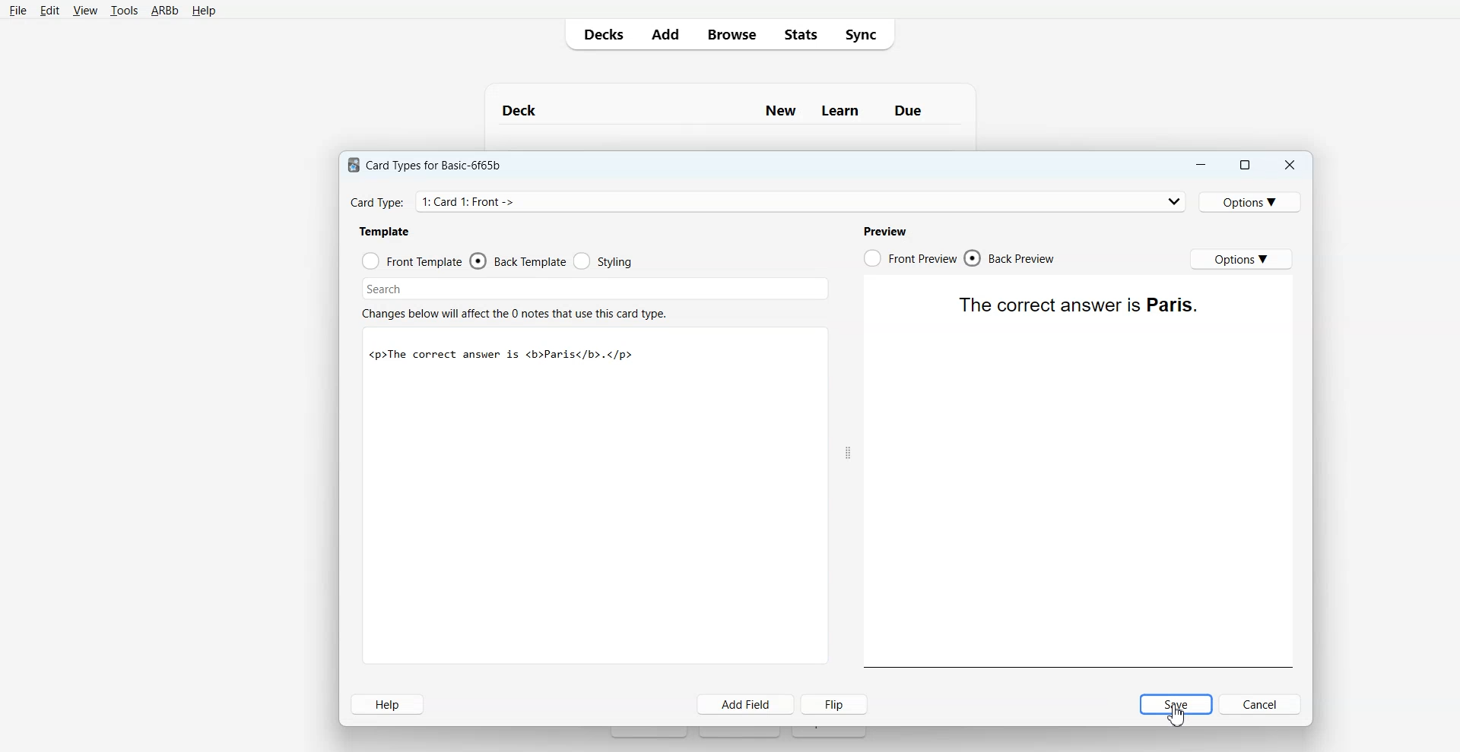  What do you see at coordinates (730, 104) in the screenshot?
I see `Text` at bounding box center [730, 104].